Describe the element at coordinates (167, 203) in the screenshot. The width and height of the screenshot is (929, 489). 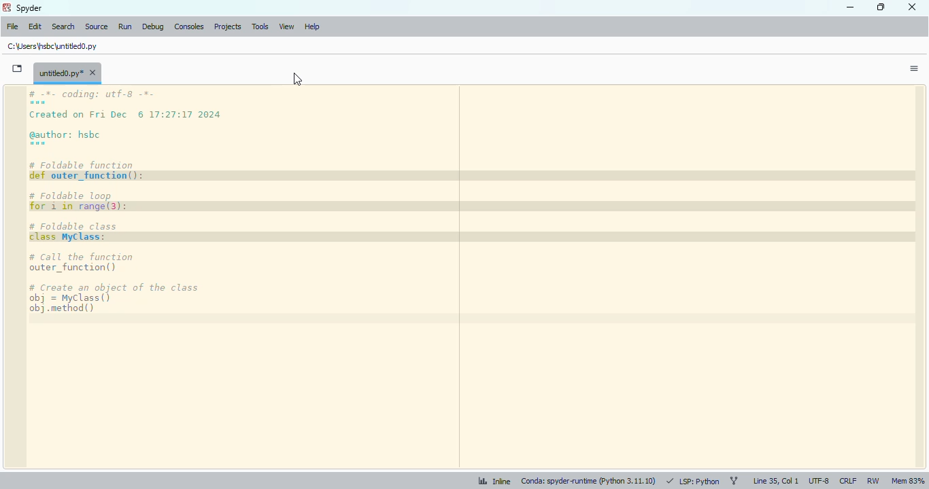
I see `code ` at that location.